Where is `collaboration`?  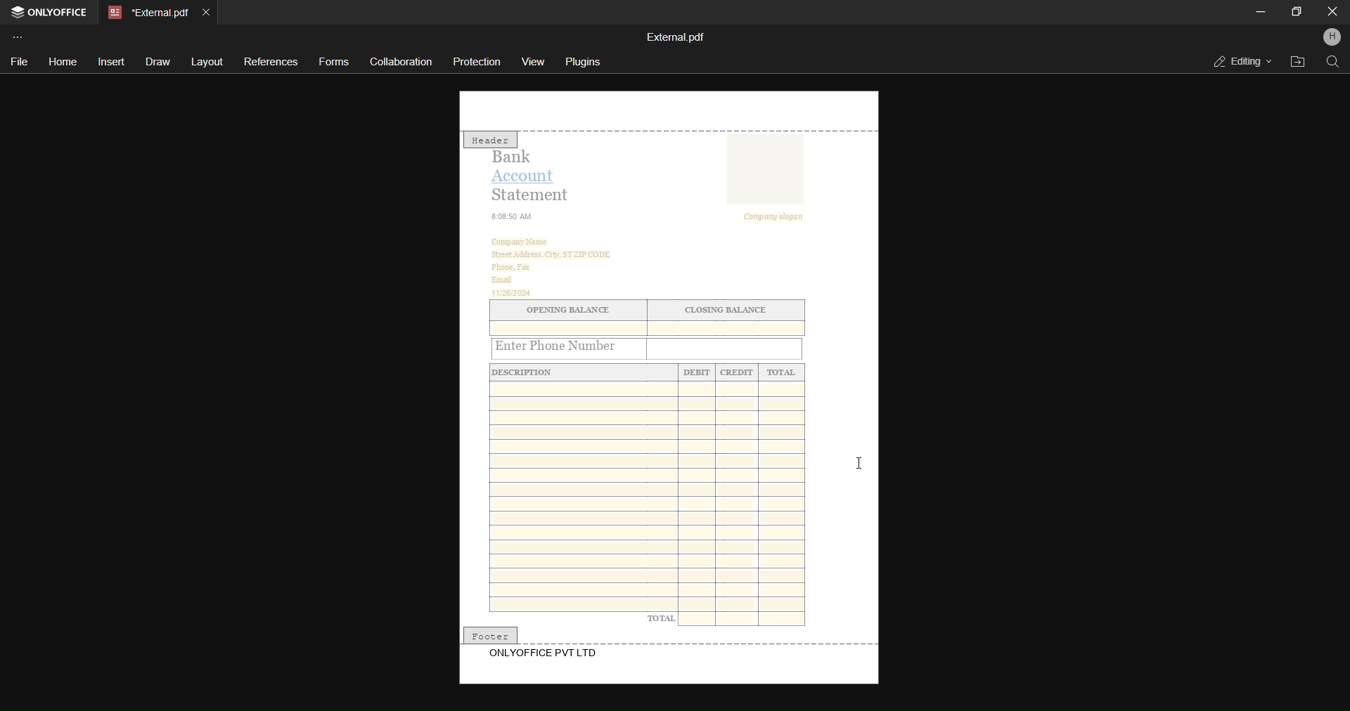 collaboration is located at coordinates (400, 61).